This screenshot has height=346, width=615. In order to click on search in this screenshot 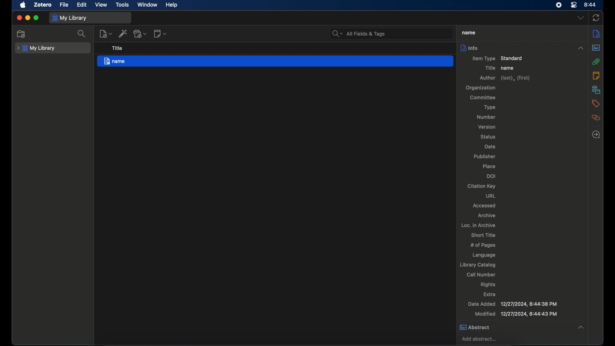, I will do `click(82, 34)`.